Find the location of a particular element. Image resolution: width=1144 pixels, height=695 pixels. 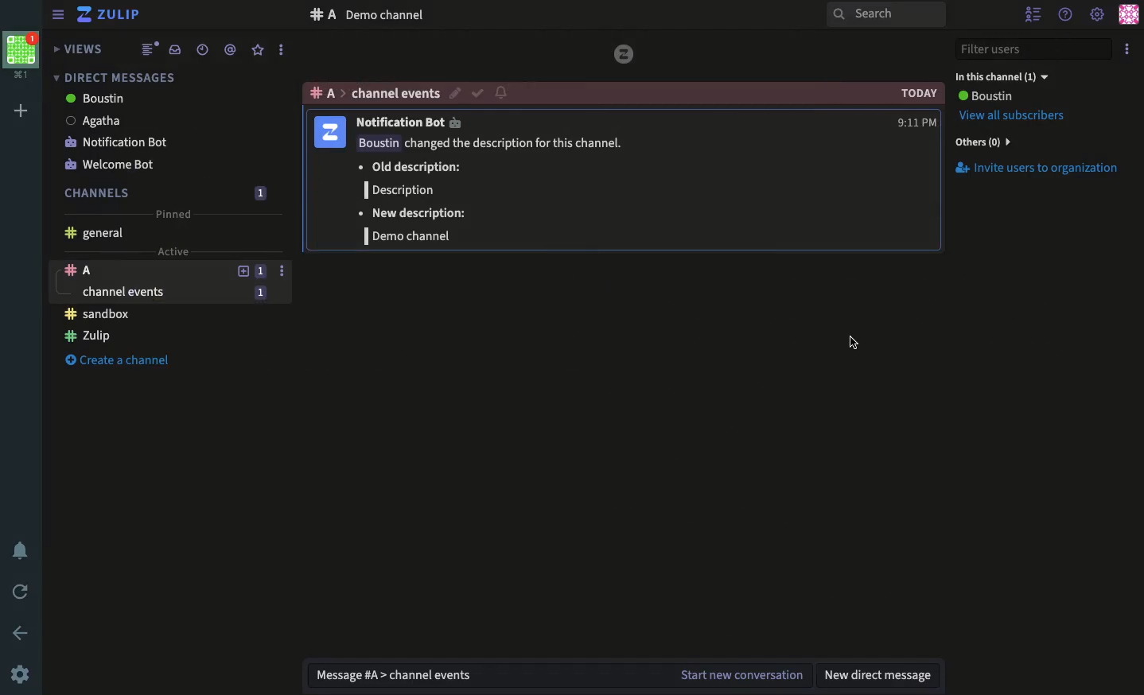

Time is located at coordinates (200, 49).